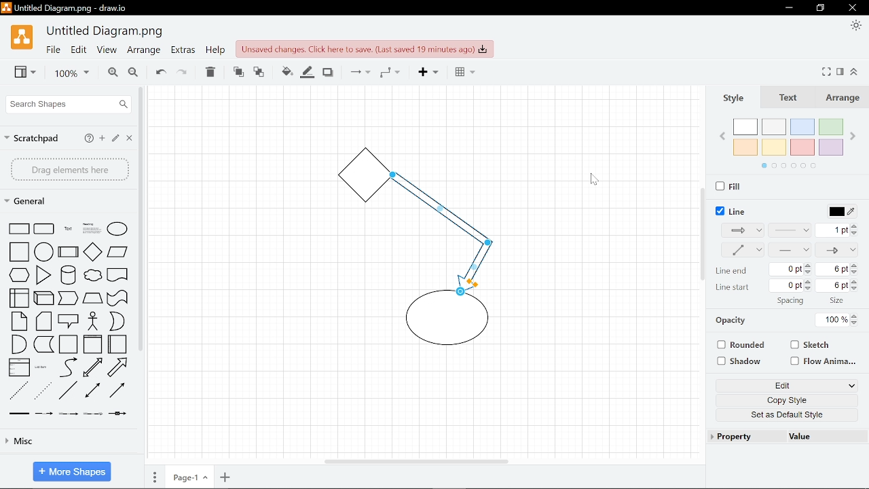  What do you see at coordinates (122, 367) in the screenshot?
I see `shape` at bounding box center [122, 367].